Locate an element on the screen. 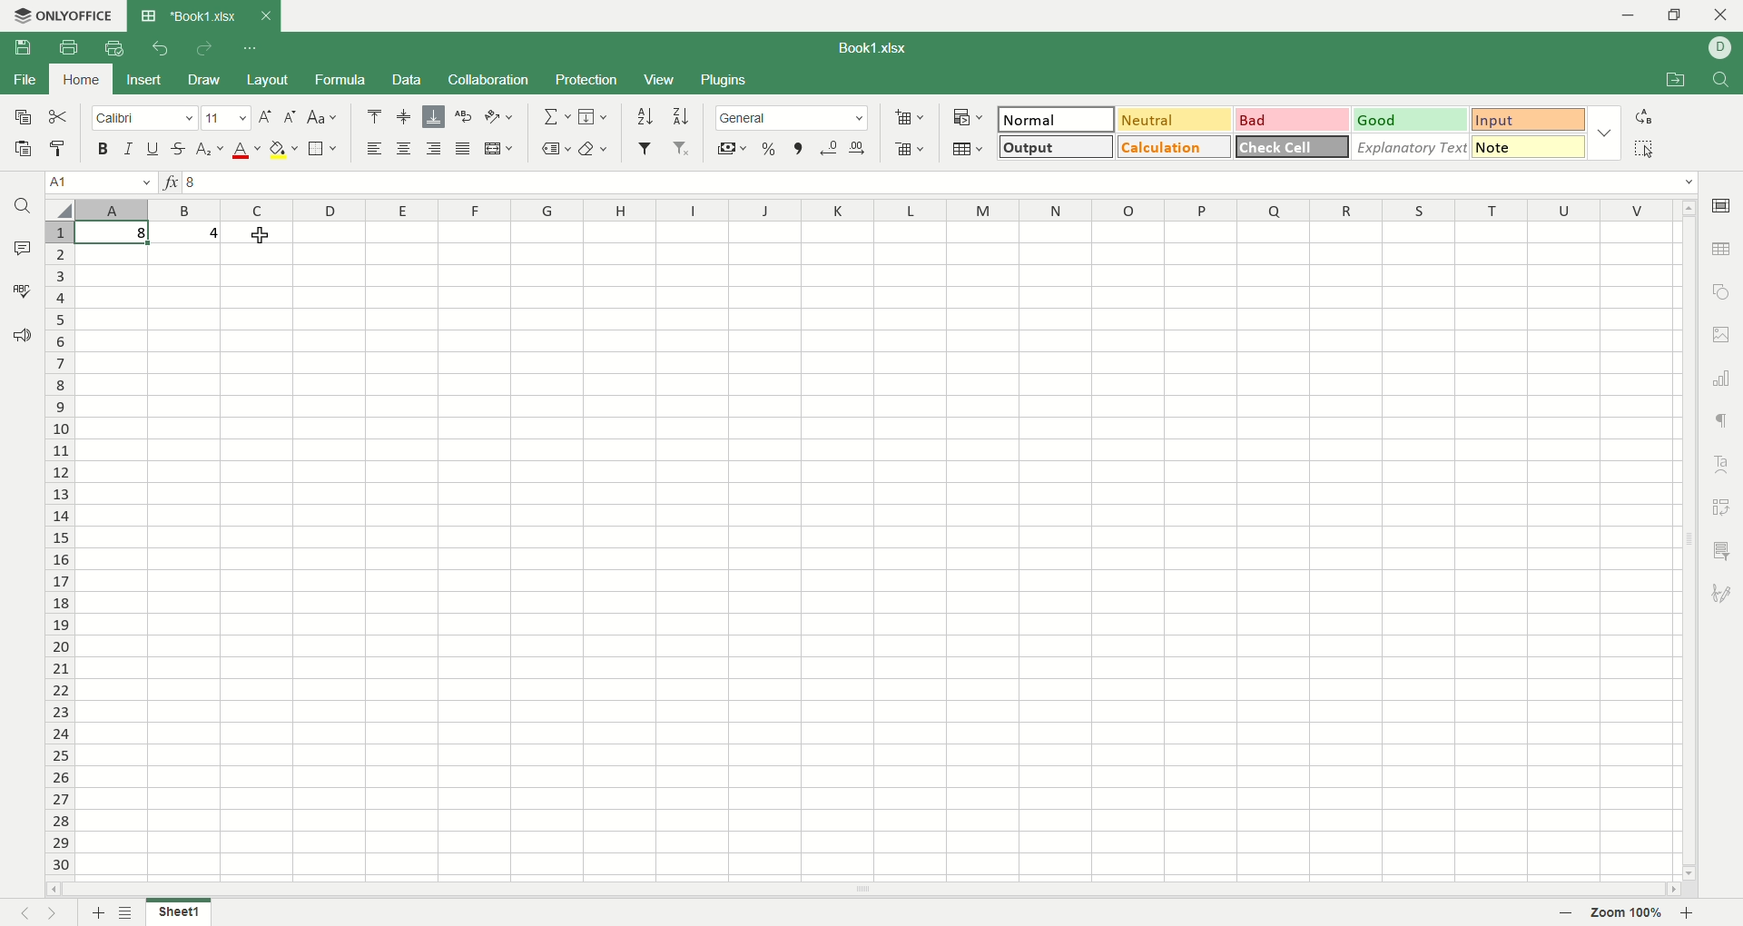 The height and width of the screenshot is (926, 1743). decrease decimal is located at coordinates (828, 149).